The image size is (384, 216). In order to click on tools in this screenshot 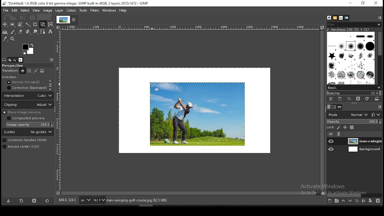, I will do `click(83, 10)`.